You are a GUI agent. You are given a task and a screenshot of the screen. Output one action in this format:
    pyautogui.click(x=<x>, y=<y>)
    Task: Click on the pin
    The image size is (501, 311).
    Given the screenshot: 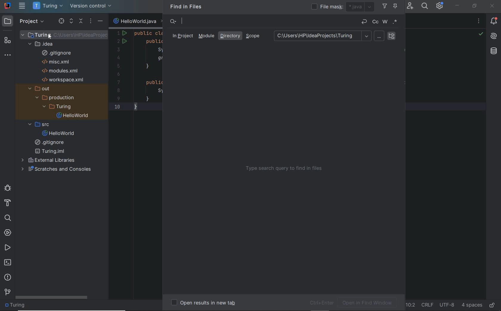 What is the action you would take?
    pyautogui.click(x=398, y=7)
    